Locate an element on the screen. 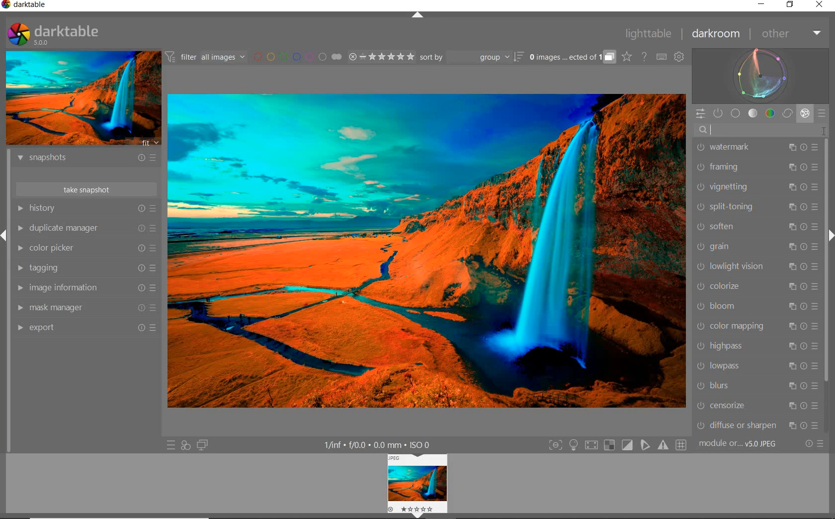 This screenshot has width=835, height=519. color mapping is located at coordinates (756, 326).